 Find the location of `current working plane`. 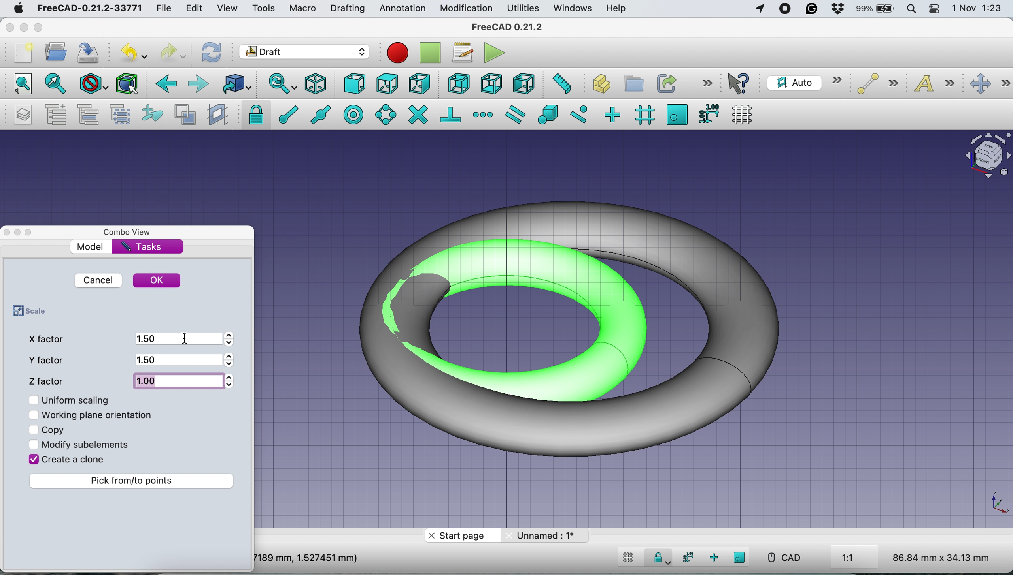

current working plane is located at coordinates (804, 82).